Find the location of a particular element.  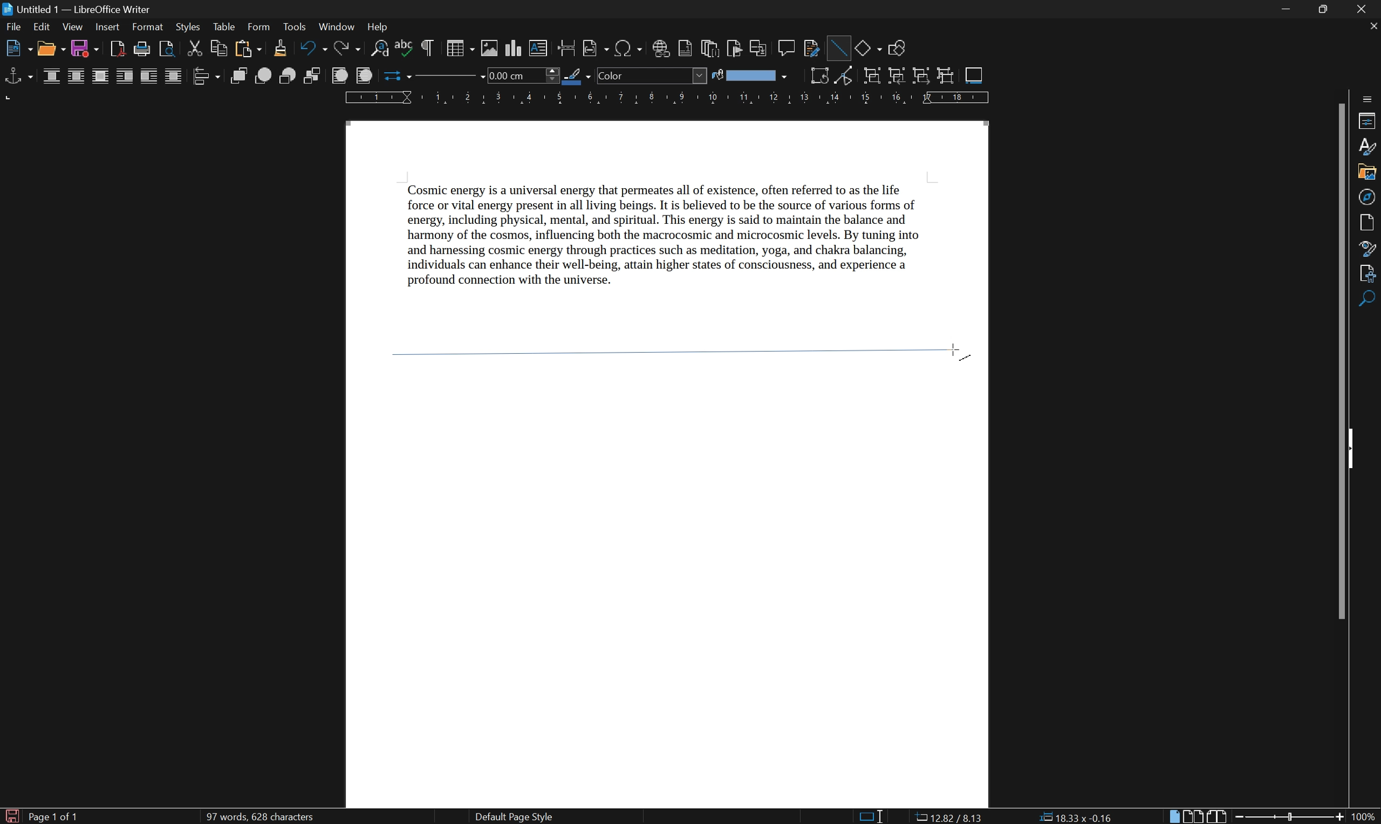

insert cross reference is located at coordinates (760, 48).